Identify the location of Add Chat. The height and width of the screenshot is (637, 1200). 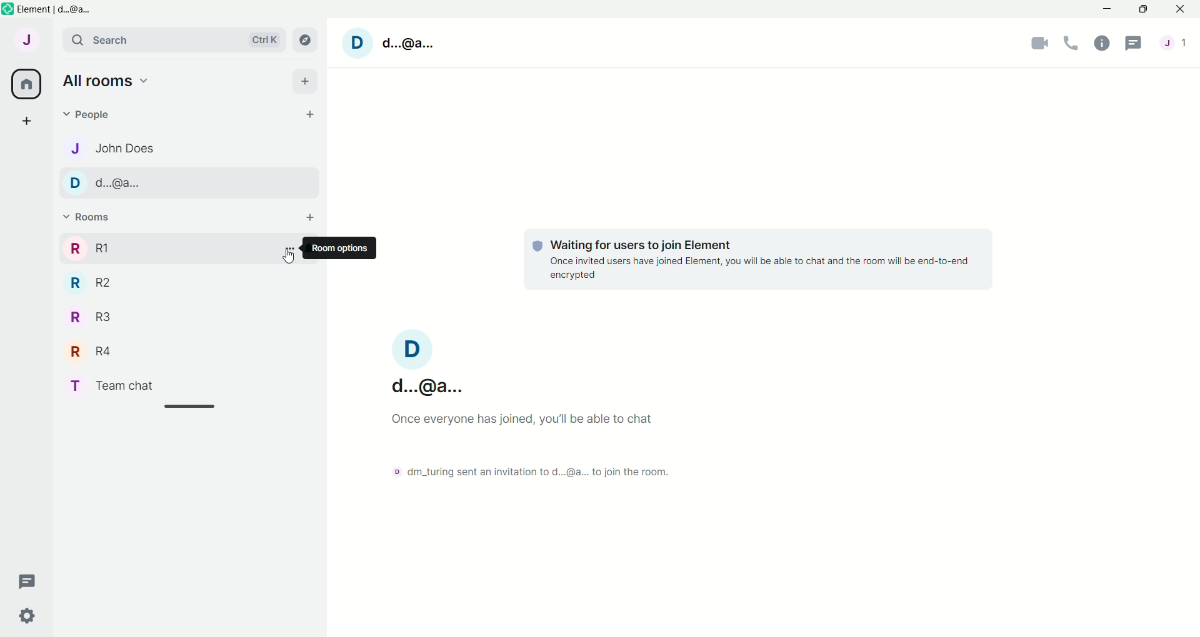
(29, 122).